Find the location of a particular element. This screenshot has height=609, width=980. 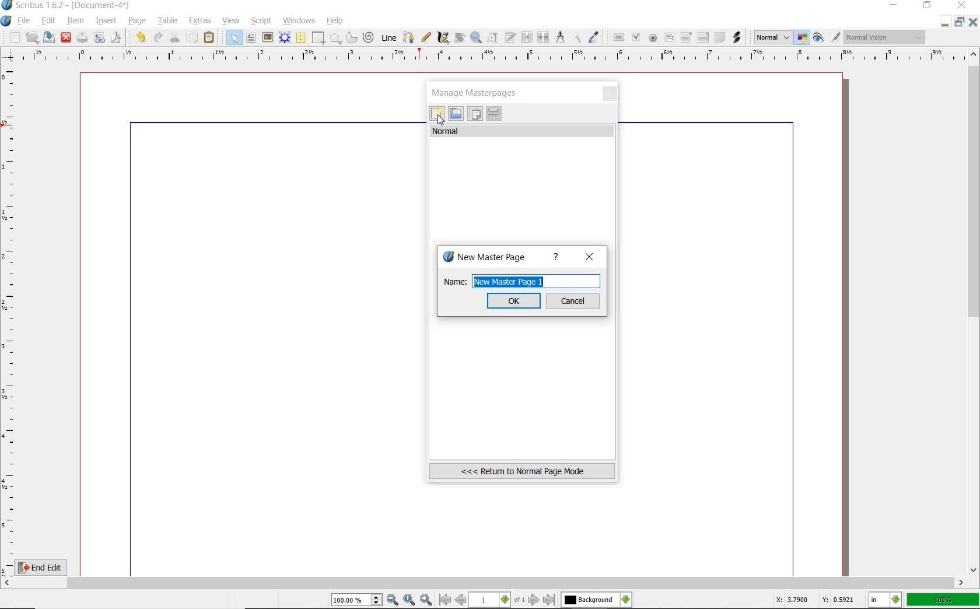

go to first page is located at coordinates (445, 600).